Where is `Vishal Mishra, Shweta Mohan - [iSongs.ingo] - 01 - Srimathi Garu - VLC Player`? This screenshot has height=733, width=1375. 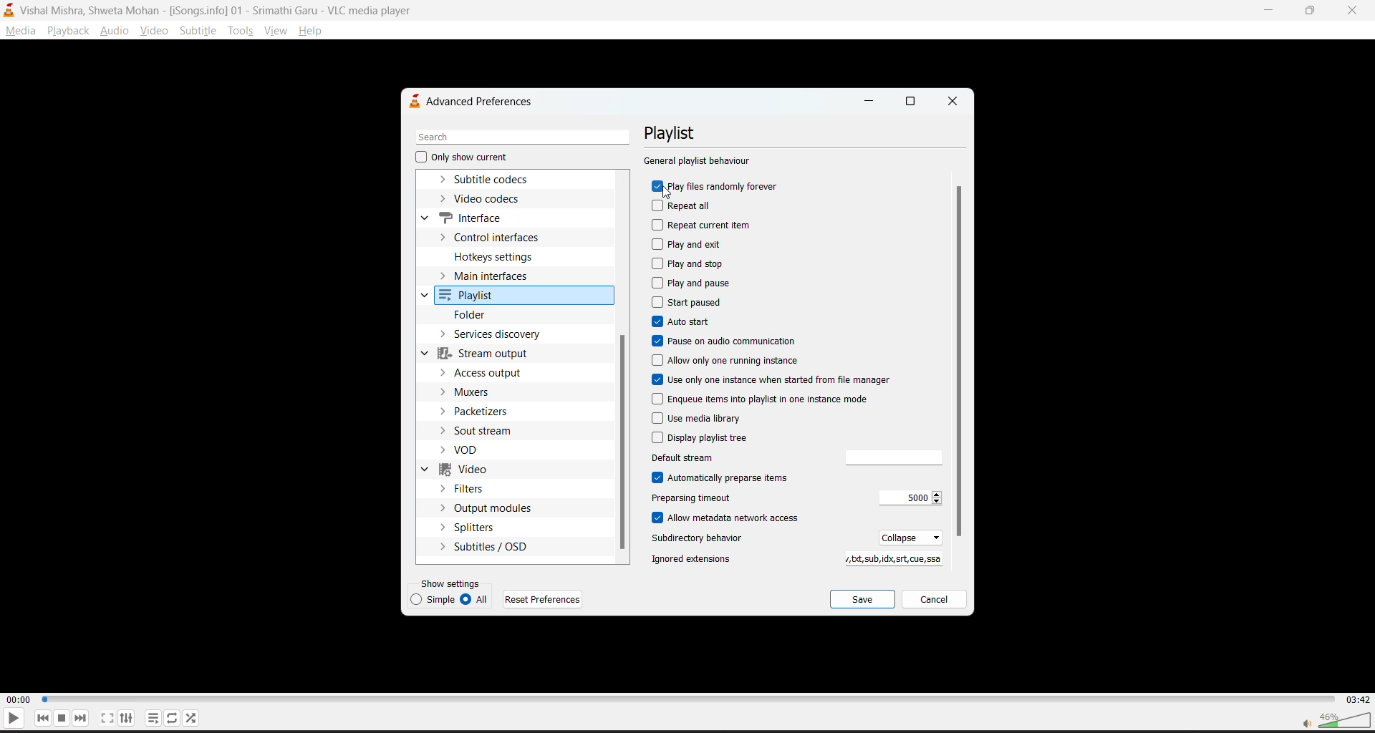 Vishal Mishra, Shweta Mohan - [iSongs.ingo] - 01 - Srimathi Garu - VLC Player is located at coordinates (219, 10).